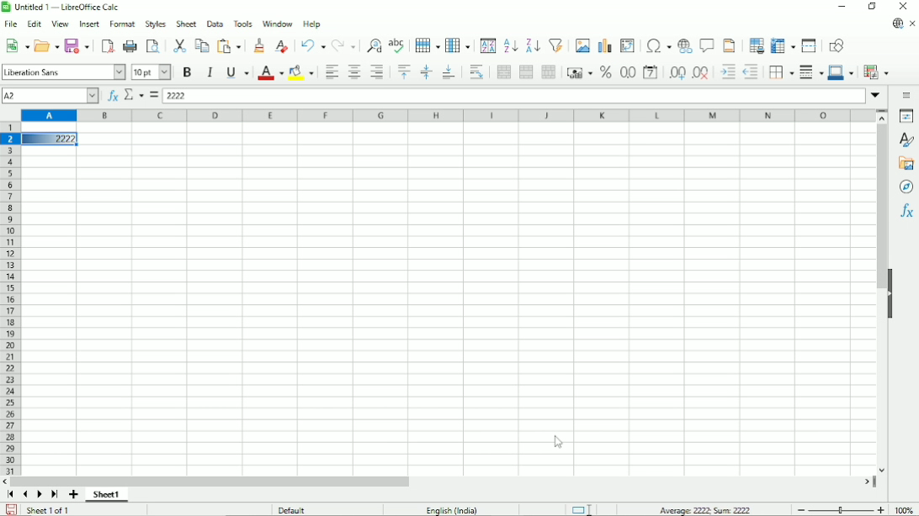 This screenshot has width=919, height=516. What do you see at coordinates (425, 72) in the screenshot?
I see `Center vertically` at bounding box center [425, 72].